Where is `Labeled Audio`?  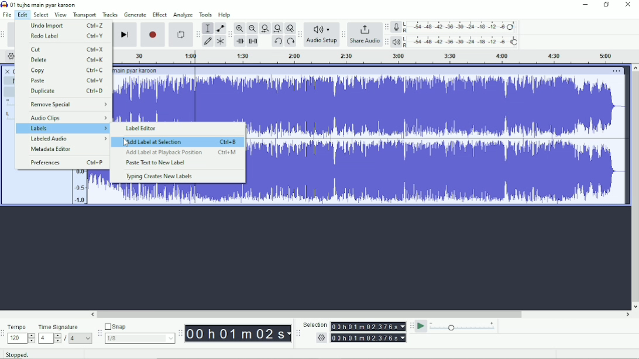 Labeled Audio is located at coordinates (68, 139).